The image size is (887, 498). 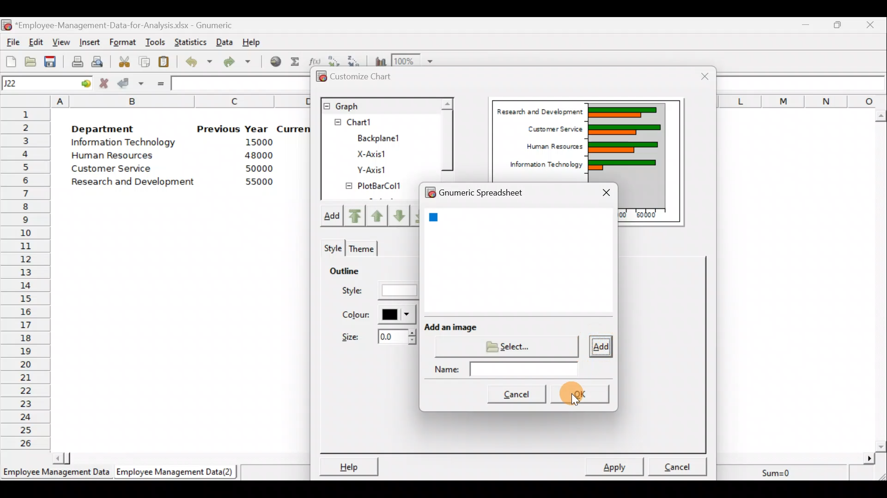 I want to click on Statistics, so click(x=191, y=40).